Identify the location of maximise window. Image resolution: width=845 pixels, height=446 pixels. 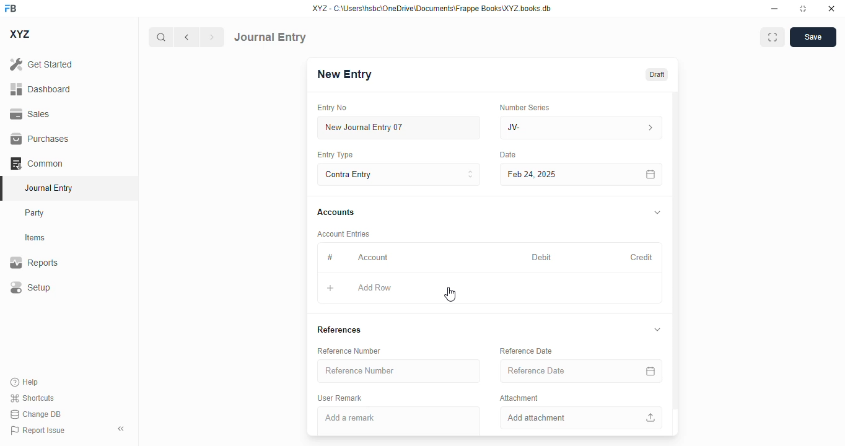
(773, 37).